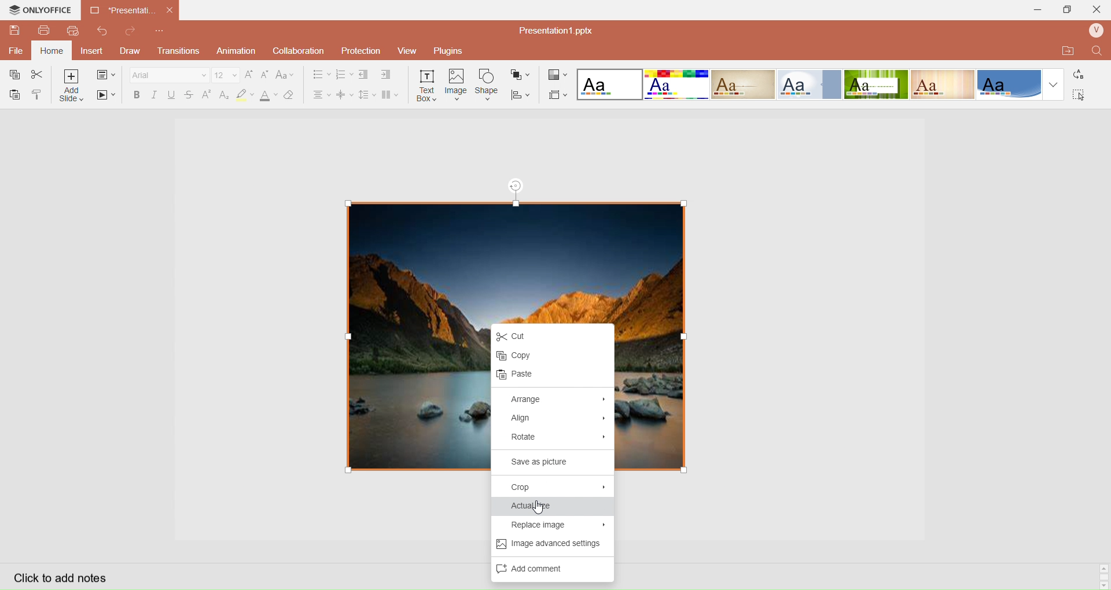  I want to click on change slide layout, so click(104, 74).